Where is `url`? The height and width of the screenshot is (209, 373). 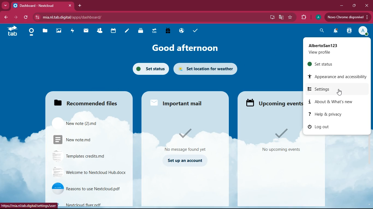 url is located at coordinates (84, 17).